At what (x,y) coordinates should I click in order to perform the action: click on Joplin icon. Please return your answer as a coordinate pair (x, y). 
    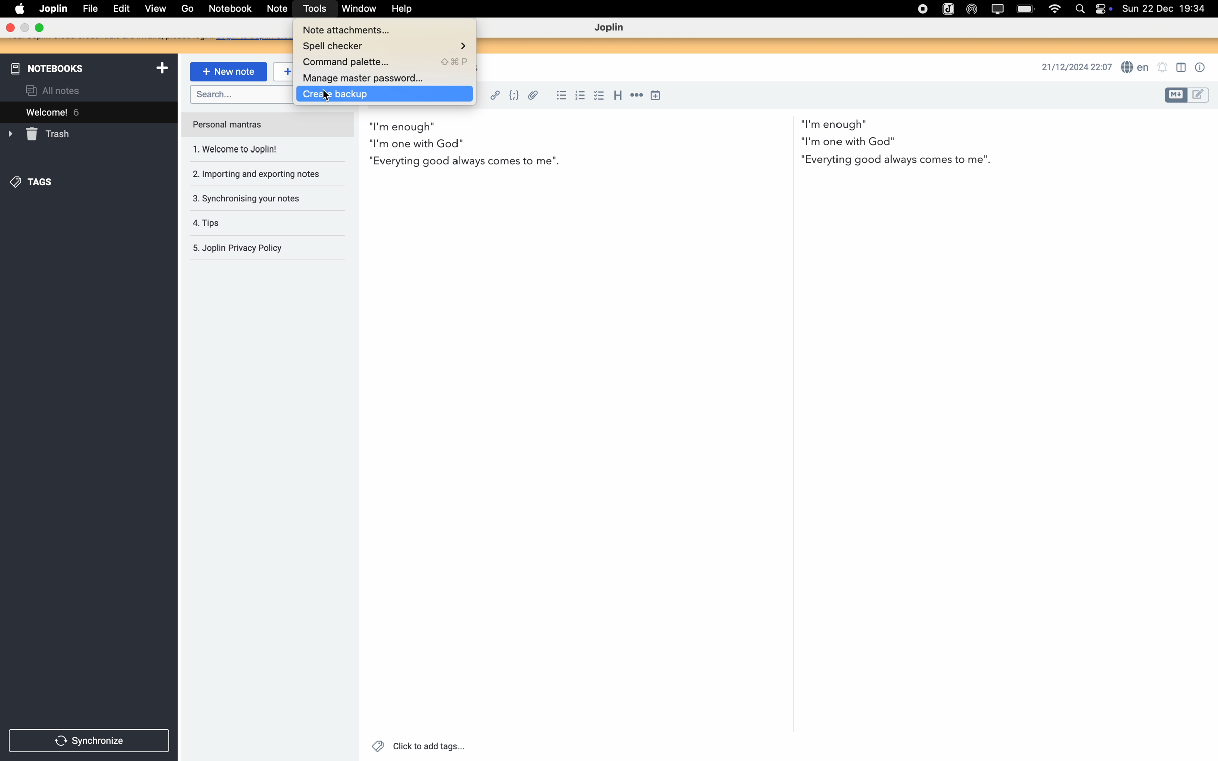
    Looking at the image, I should click on (948, 9).